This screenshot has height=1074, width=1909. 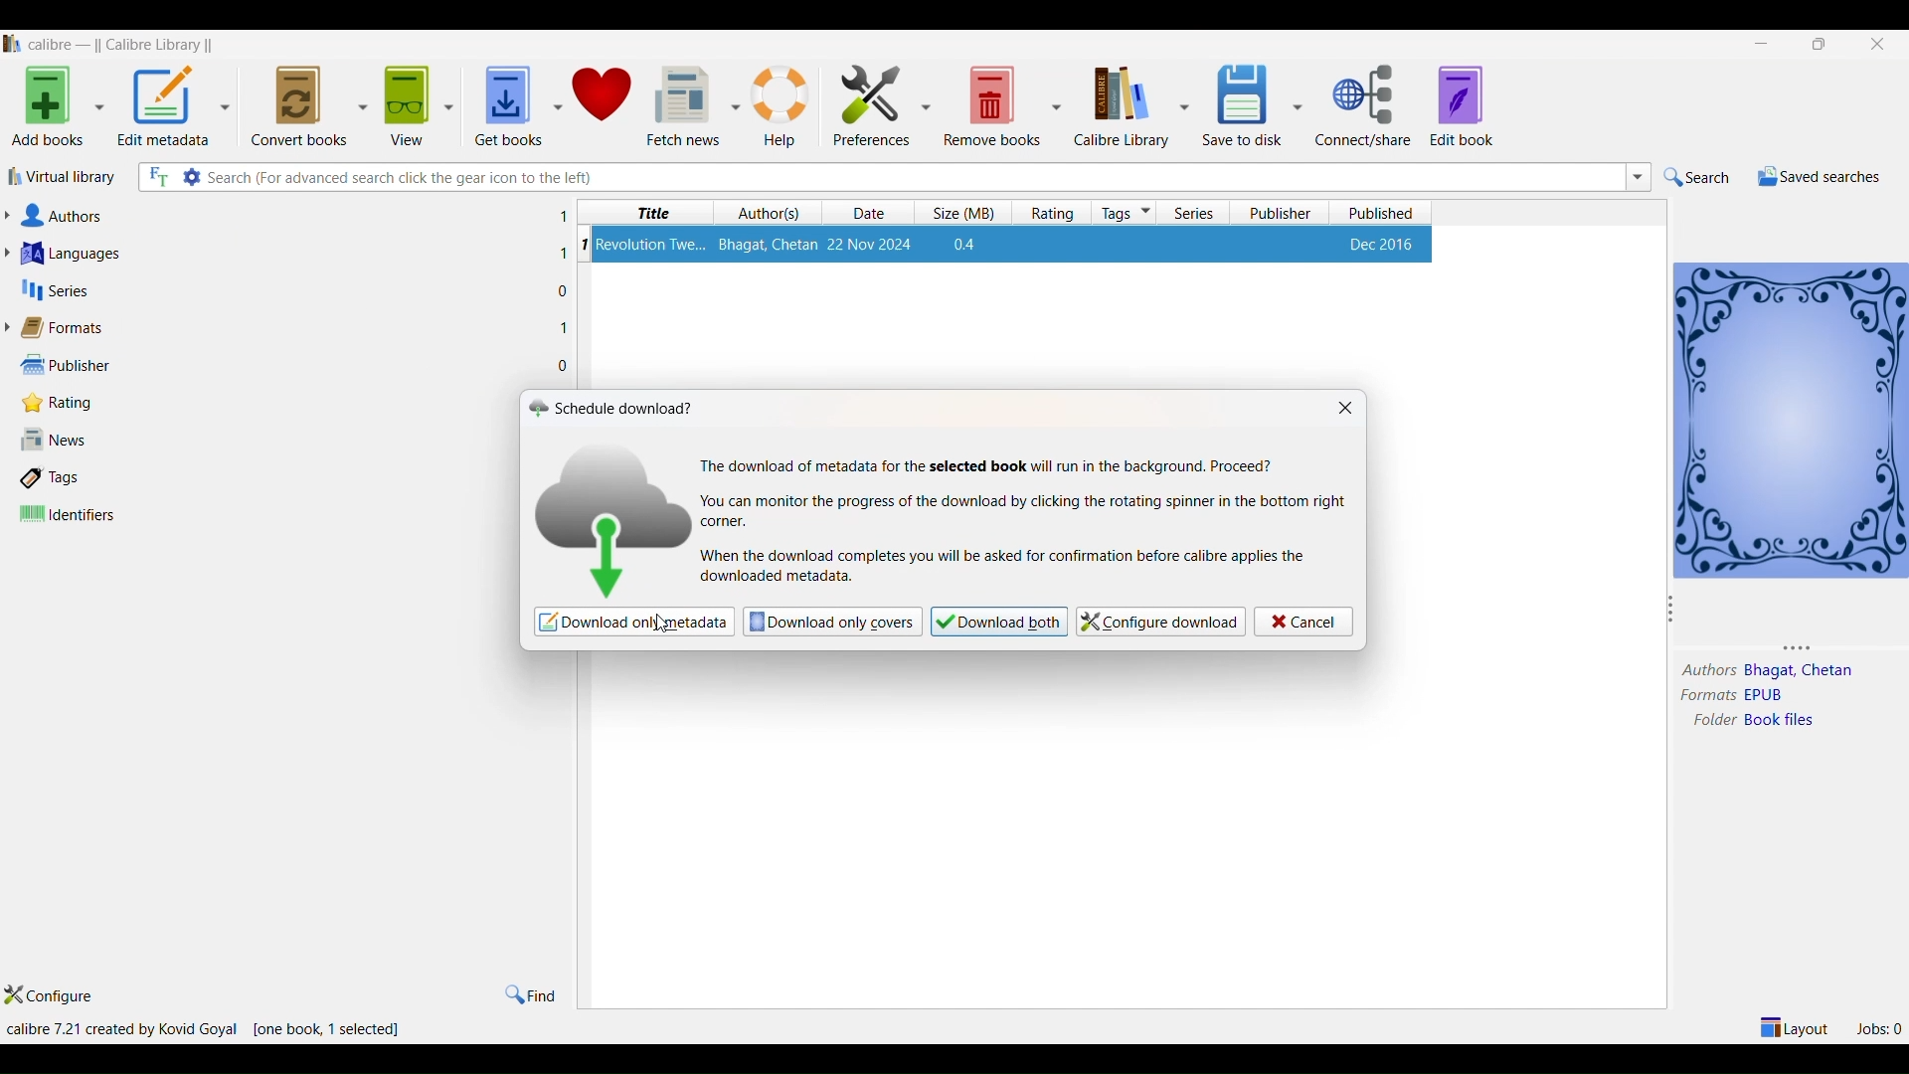 I want to click on calibre library, so click(x=1121, y=105).